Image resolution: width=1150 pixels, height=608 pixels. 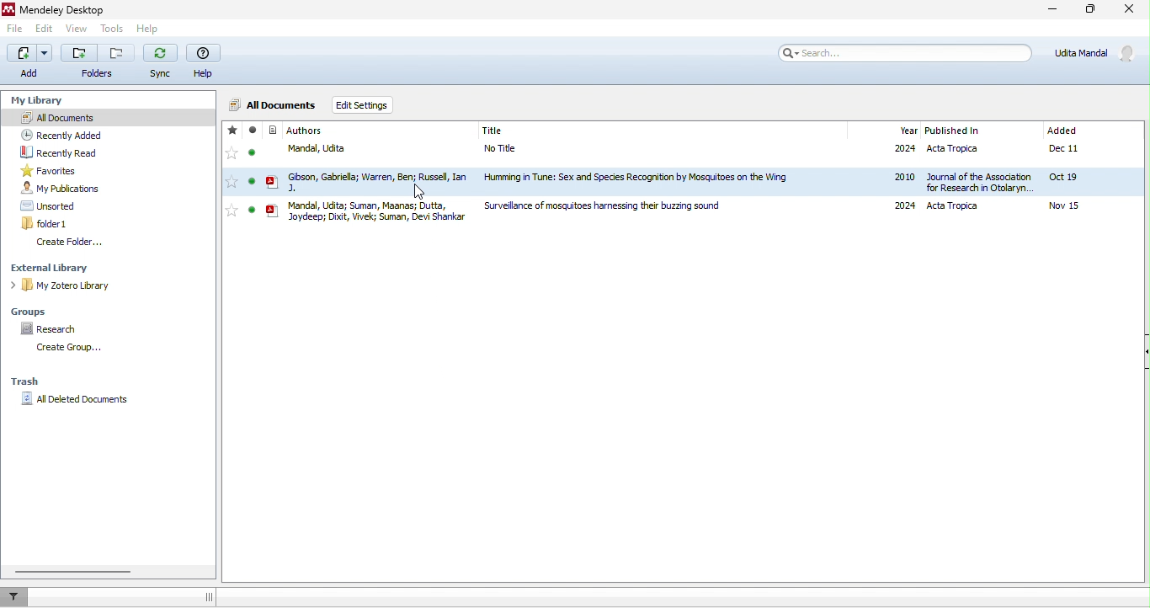 What do you see at coordinates (80, 403) in the screenshot?
I see `all deleted documents` at bounding box center [80, 403].